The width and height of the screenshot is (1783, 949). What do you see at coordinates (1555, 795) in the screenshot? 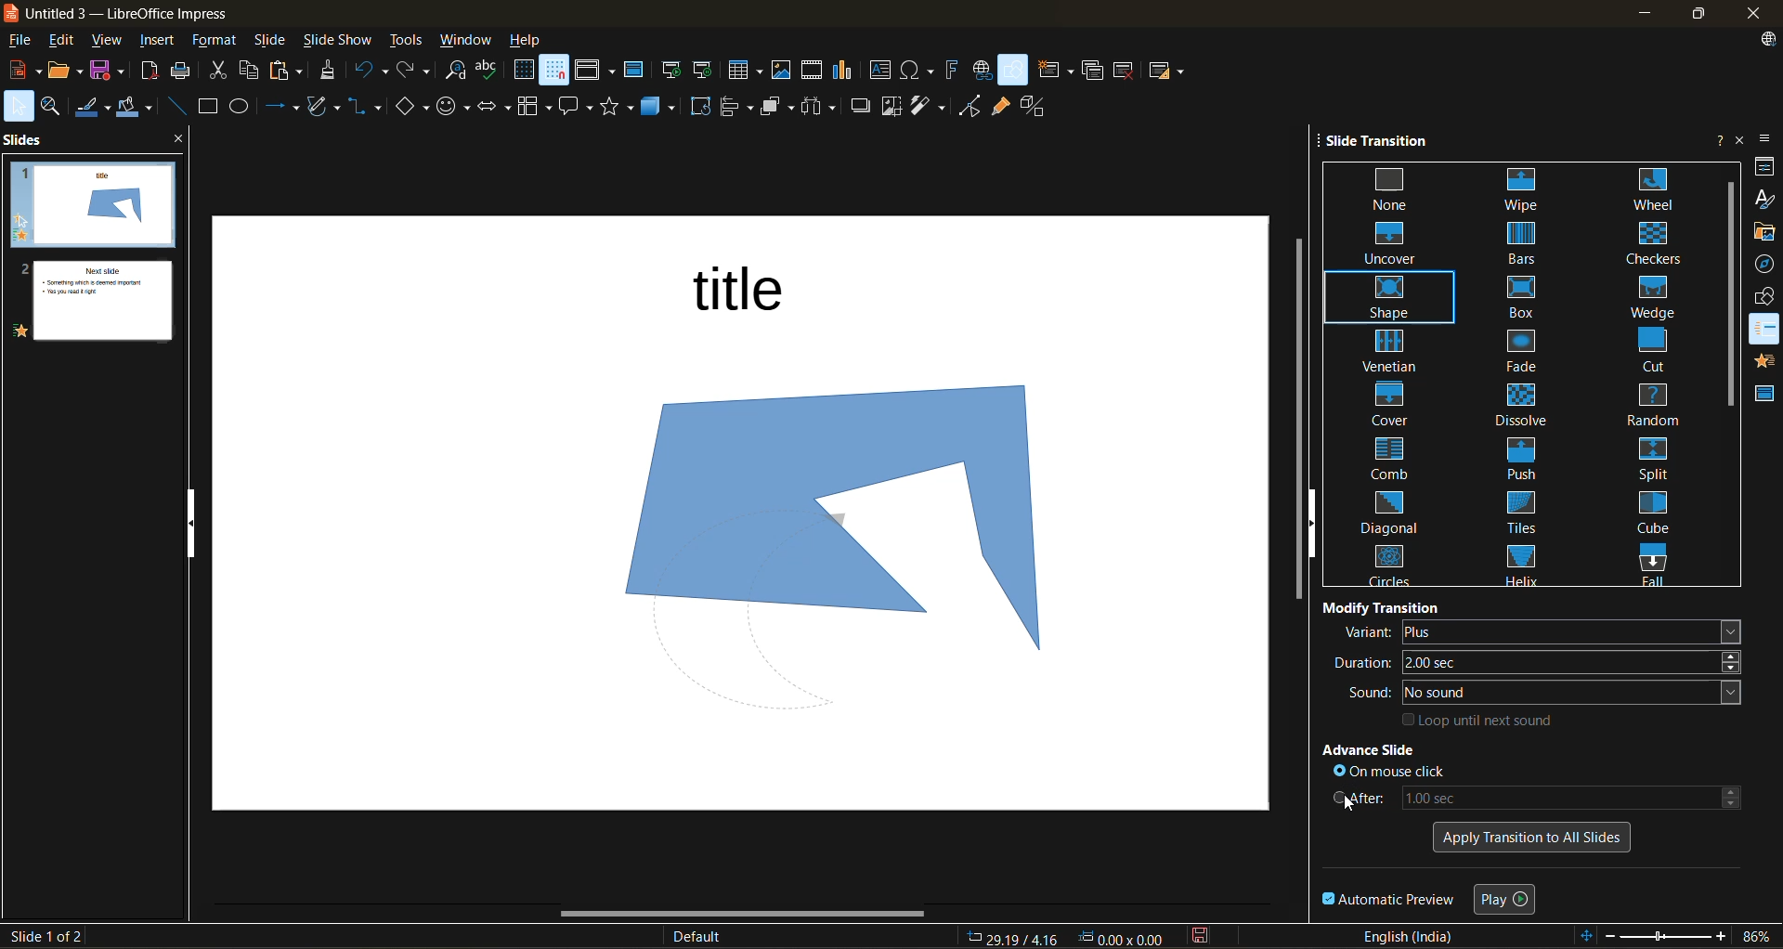
I see `after` at bounding box center [1555, 795].